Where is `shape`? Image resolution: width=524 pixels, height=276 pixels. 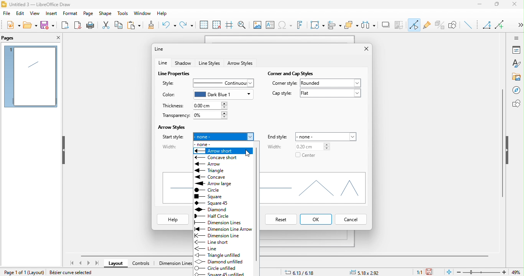
shape is located at coordinates (105, 14).